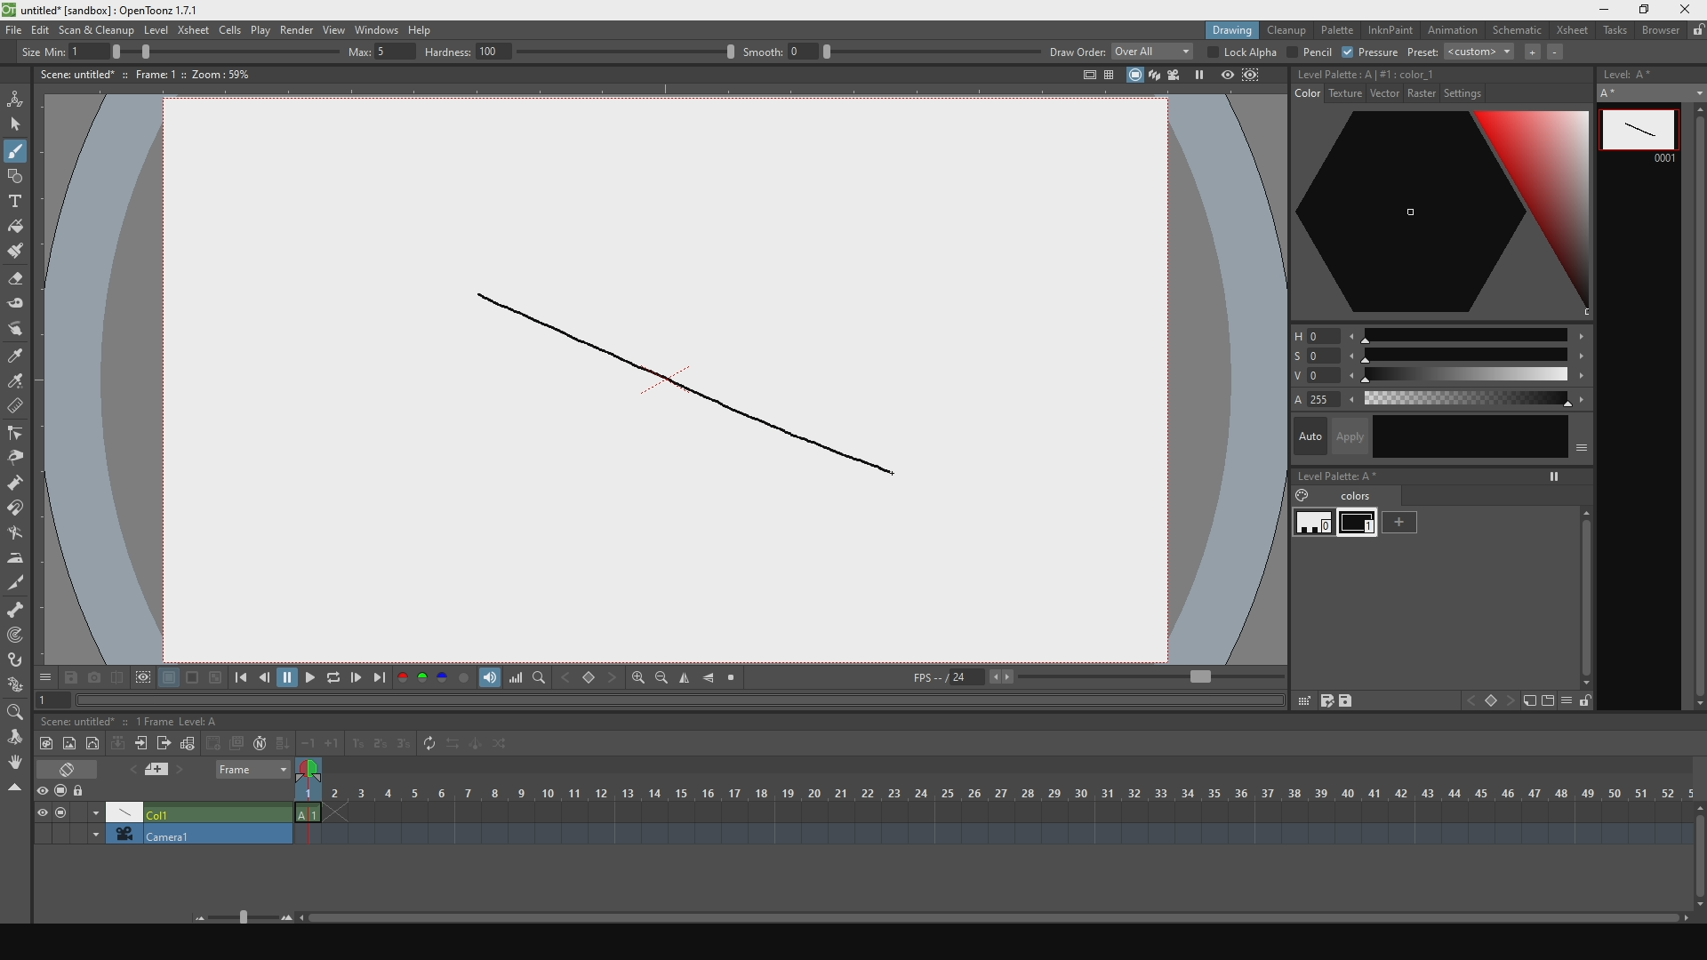 The width and height of the screenshot is (1707, 960). I want to click on layers, so click(1152, 76).